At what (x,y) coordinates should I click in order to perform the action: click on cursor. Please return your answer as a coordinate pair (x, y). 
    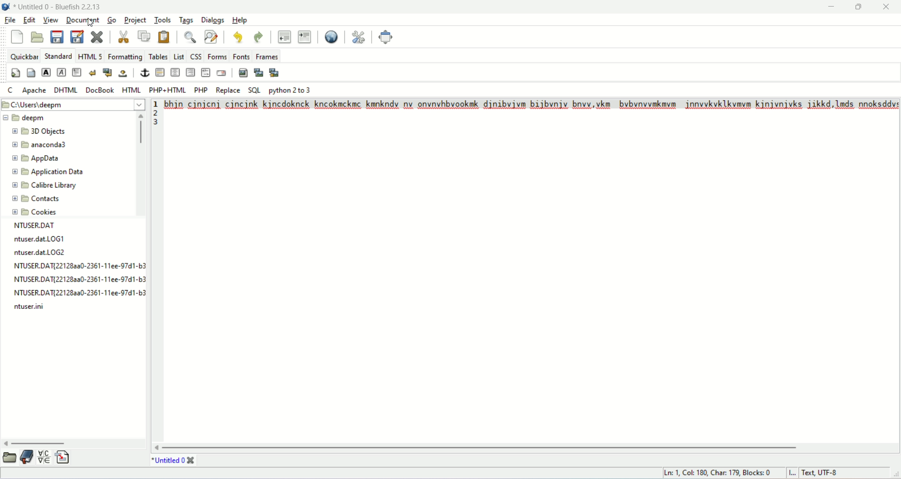
    Looking at the image, I should click on (88, 28).